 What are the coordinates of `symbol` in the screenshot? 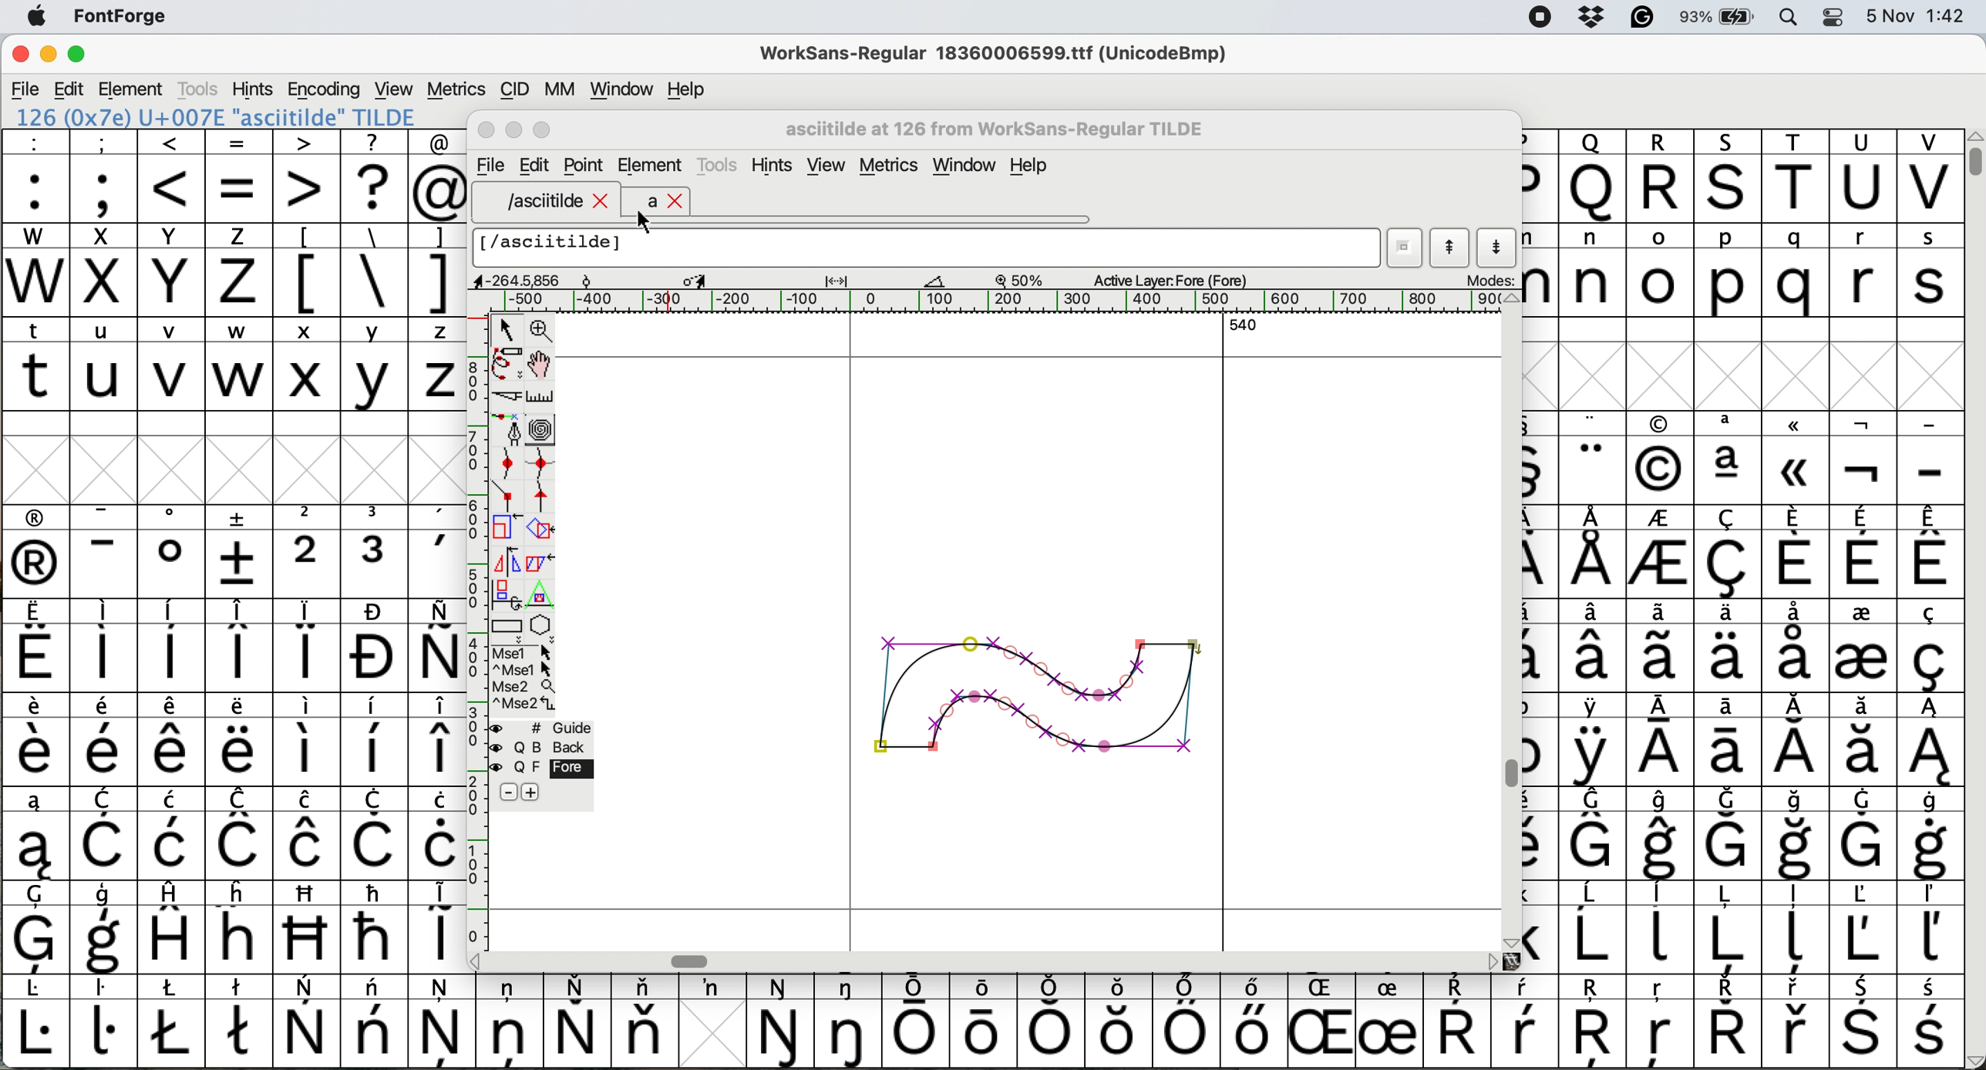 It's located at (375, 1021).